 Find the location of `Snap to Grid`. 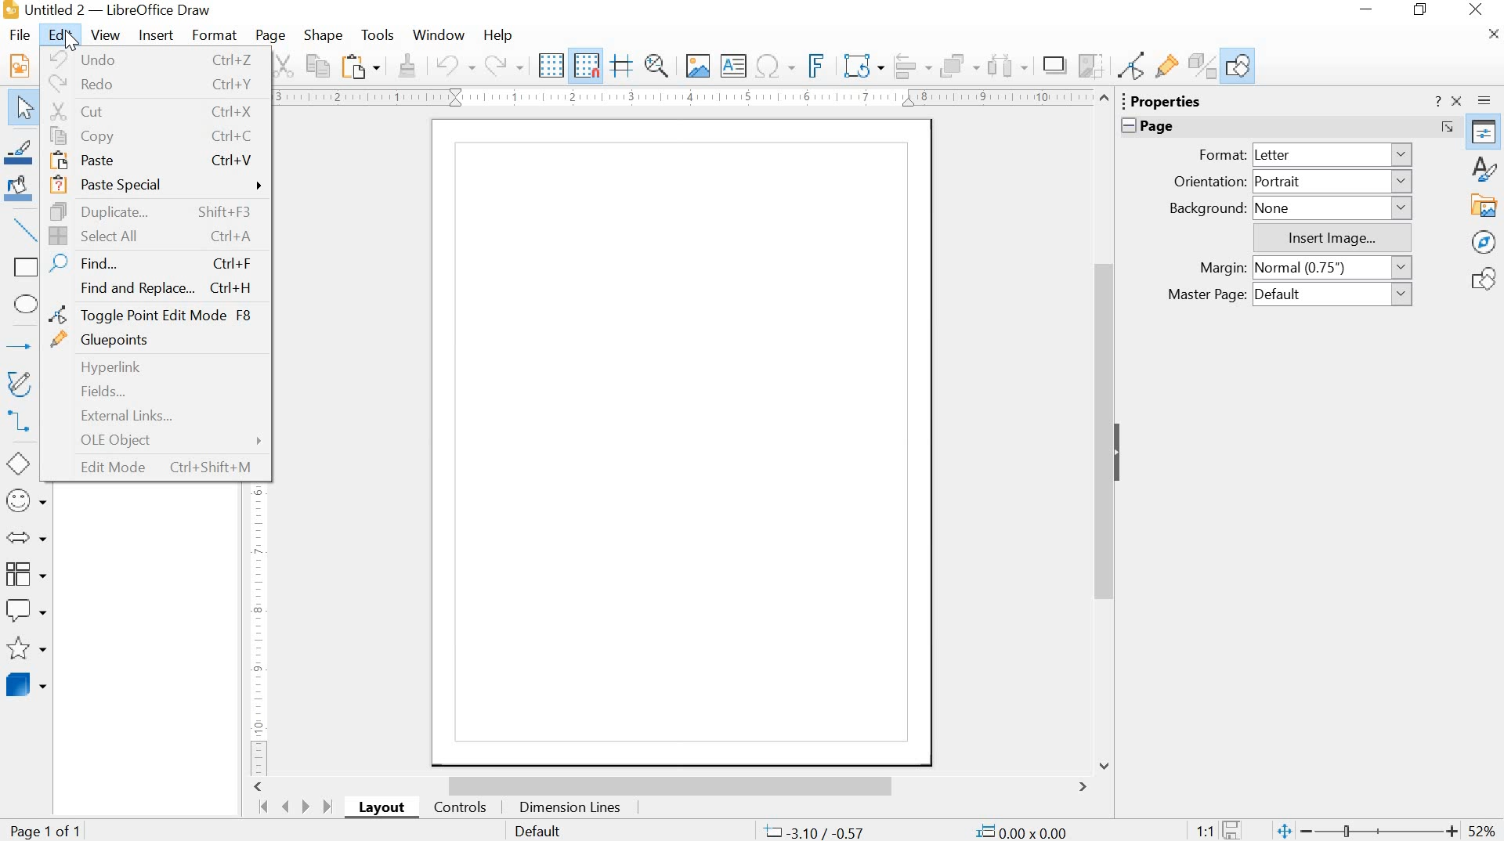

Snap to Grid is located at coordinates (587, 66).